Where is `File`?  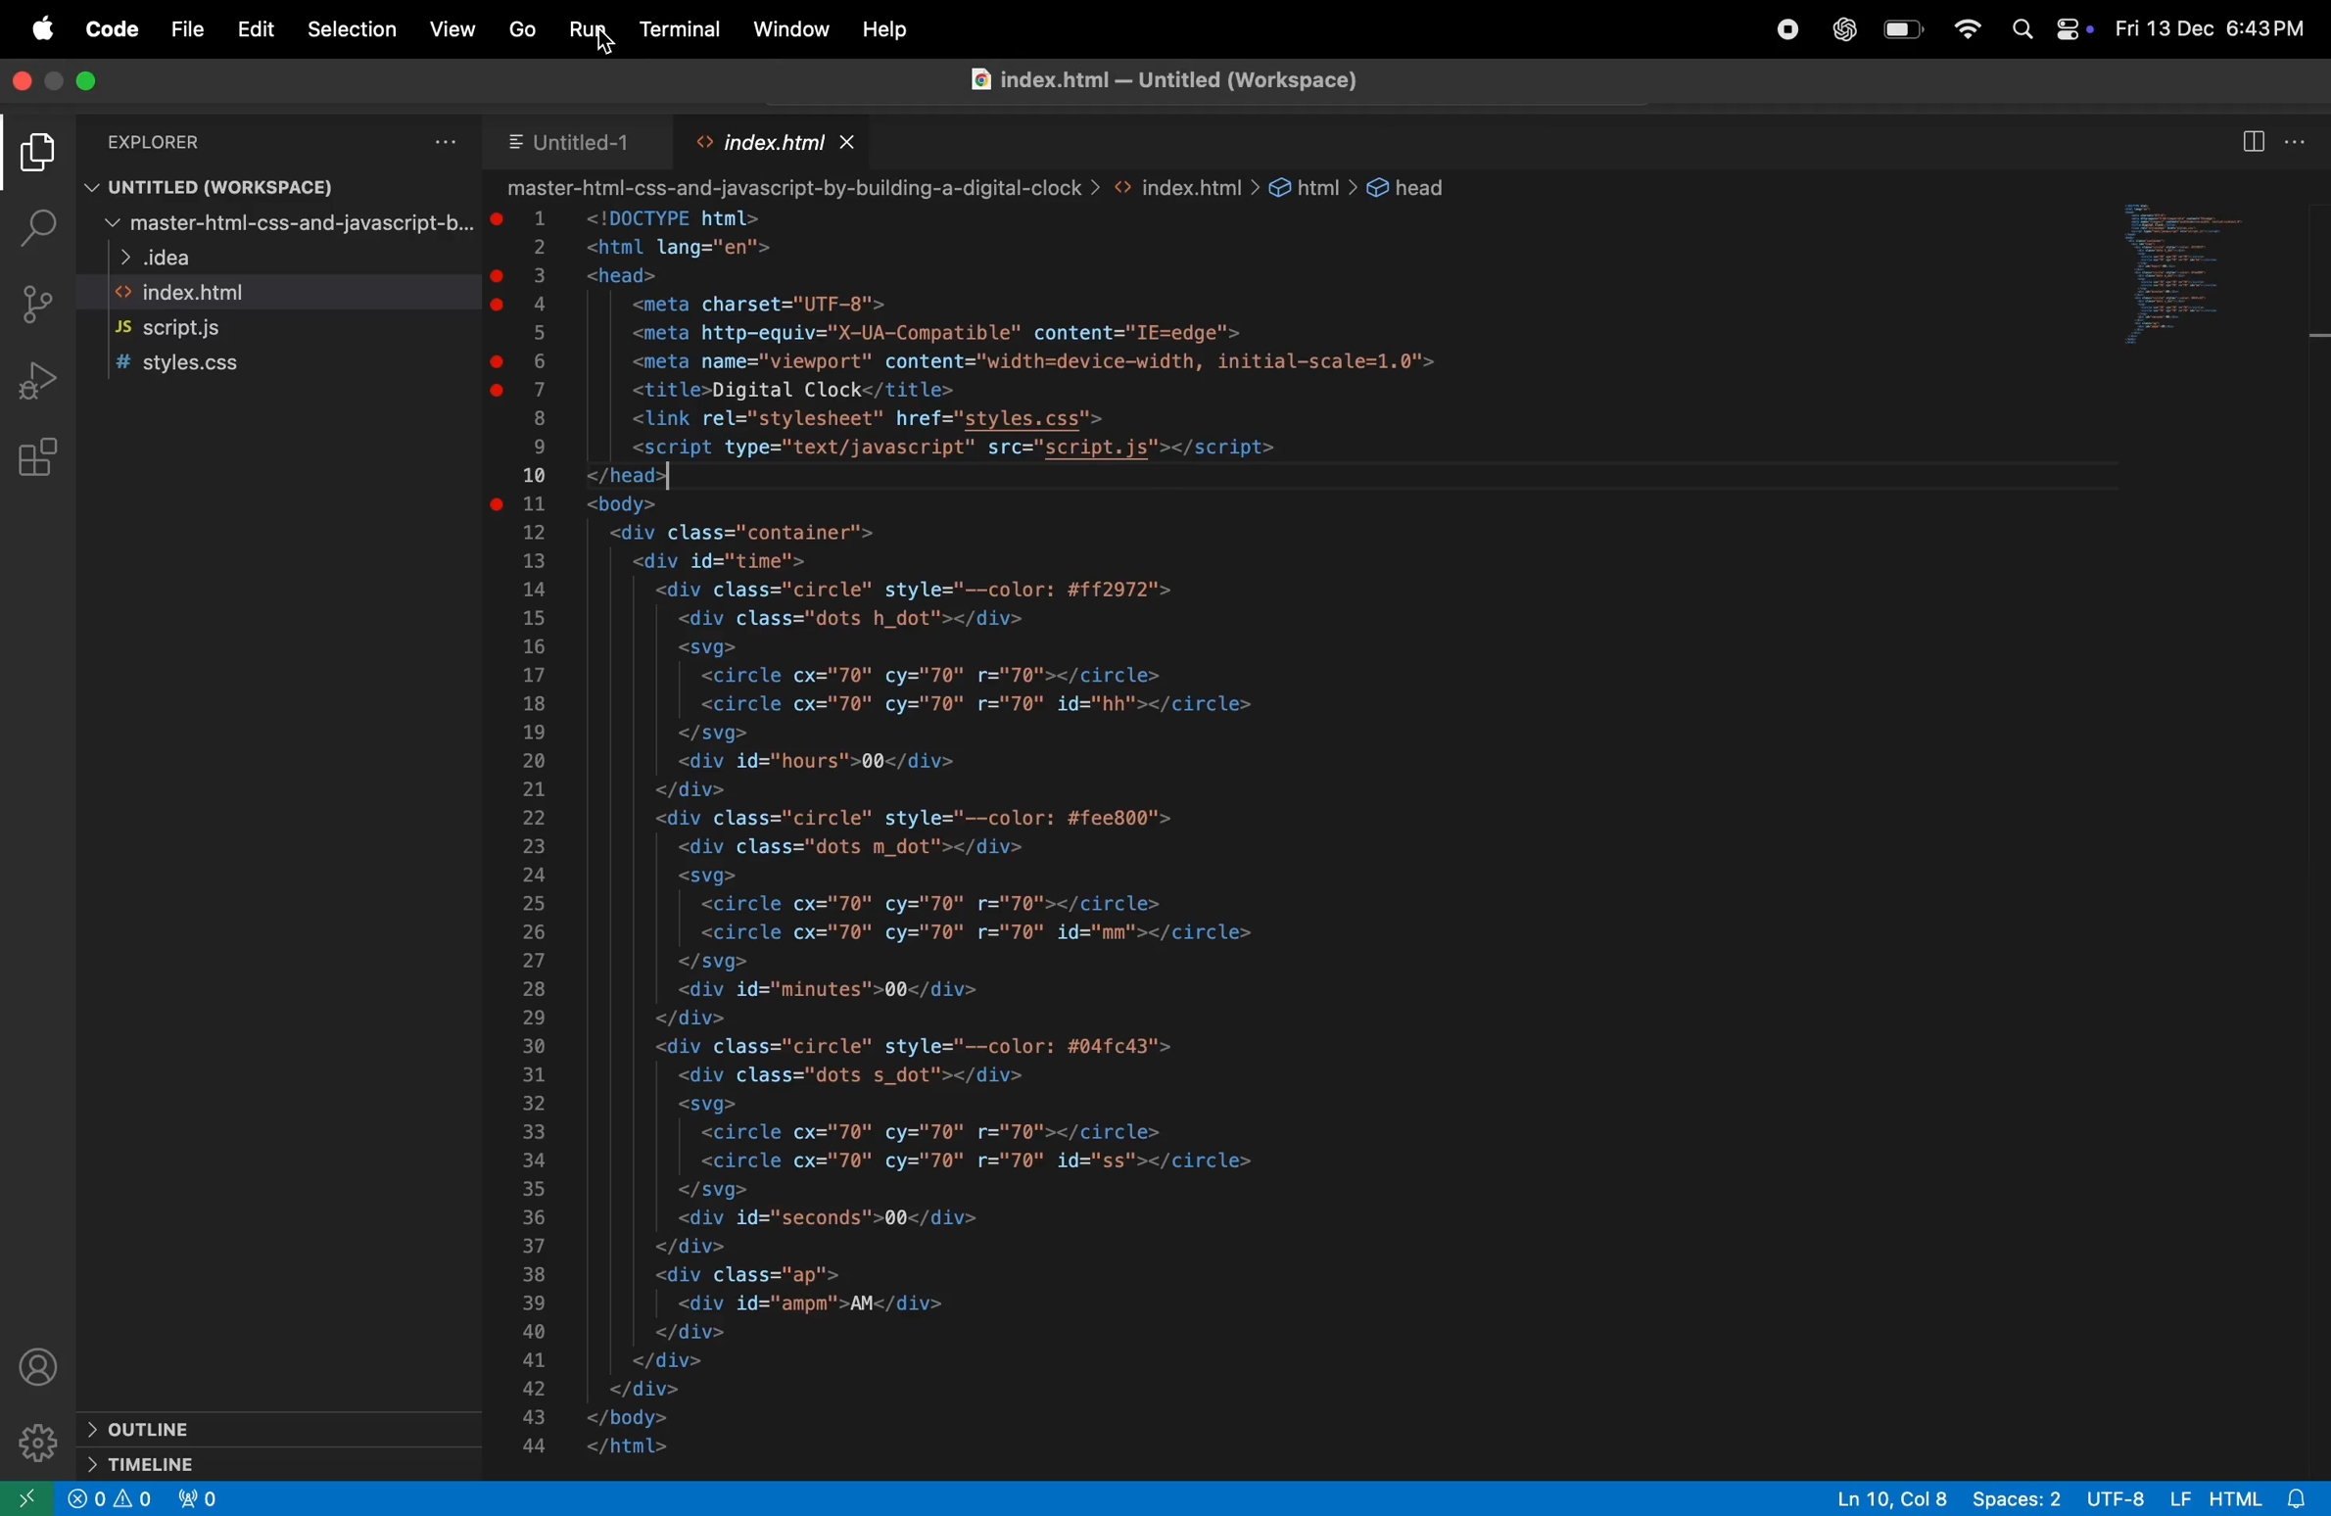 File is located at coordinates (185, 27).